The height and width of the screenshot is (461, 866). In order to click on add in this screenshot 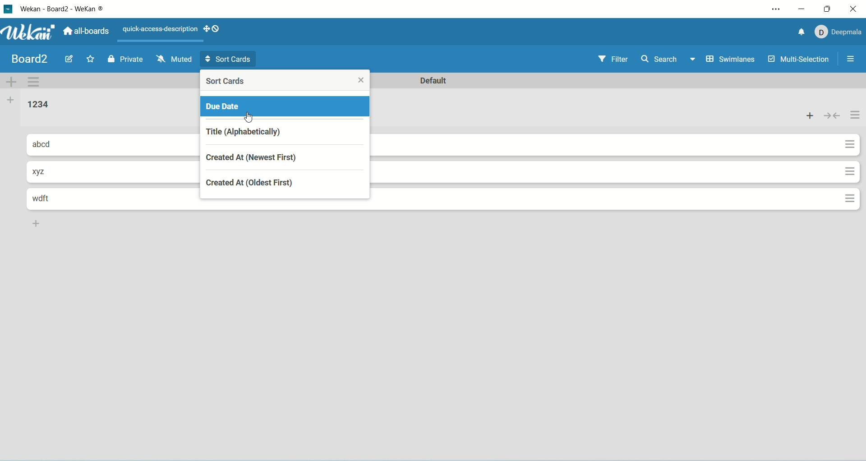, I will do `click(810, 116)`.